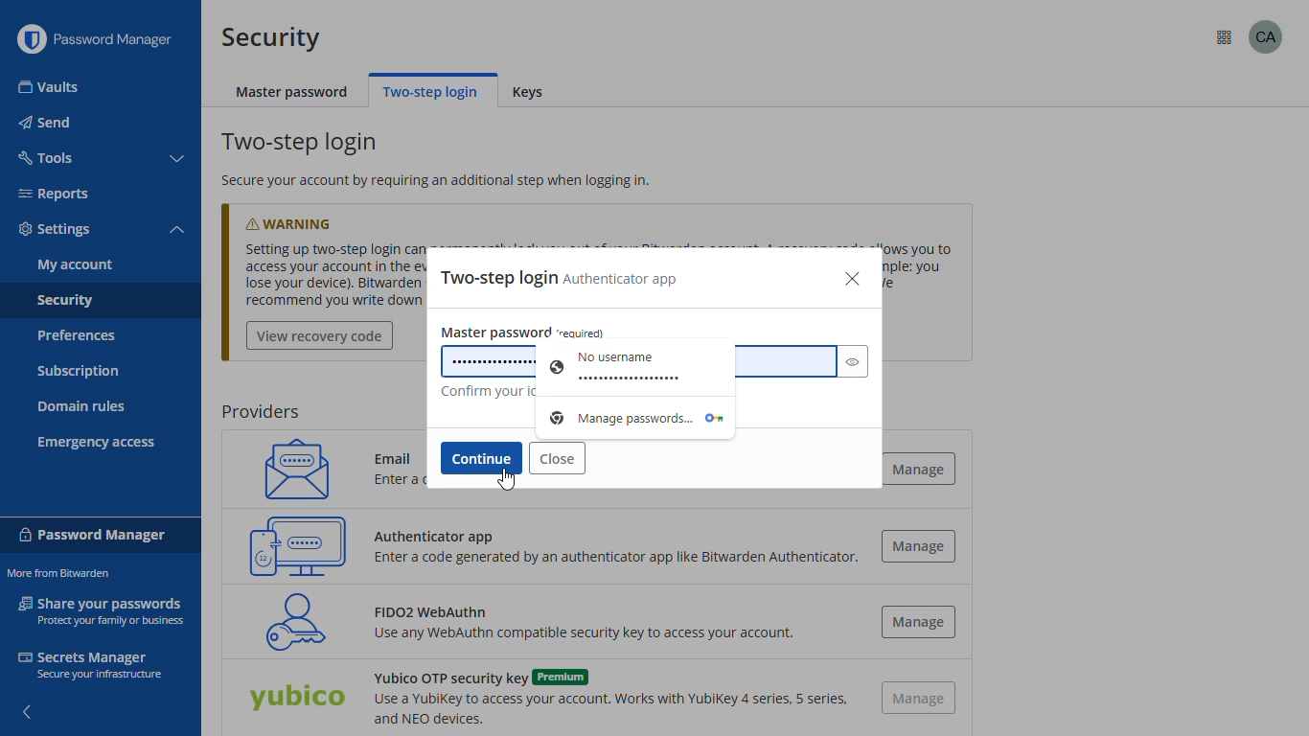 This screenshot has width=1309, height=736. What do you see at coordinates (400, 454) in the screenshot?
I see `Email` at bounding box center [400, 454].